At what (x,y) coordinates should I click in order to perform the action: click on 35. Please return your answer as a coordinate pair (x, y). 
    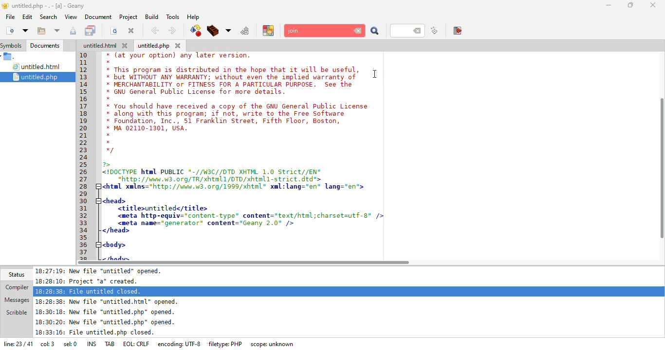
    Looking at the image, I should click on (83, 237).